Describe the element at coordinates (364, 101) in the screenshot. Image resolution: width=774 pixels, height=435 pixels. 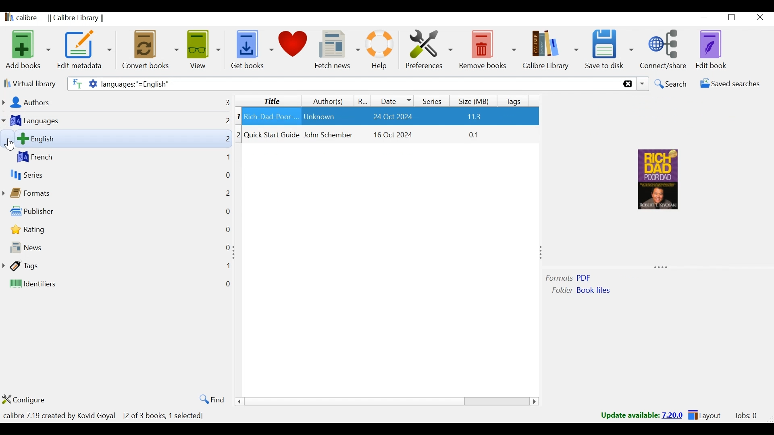
I see `Rating` at that location.